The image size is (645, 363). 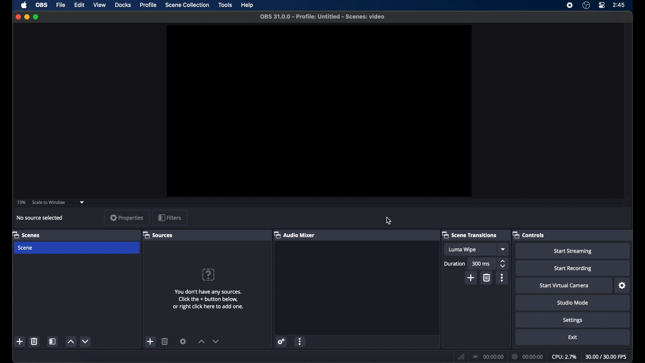 What do you see at coordinates (471, 278) in the screenshot?
I see `add` at bounding box center [471, 278].